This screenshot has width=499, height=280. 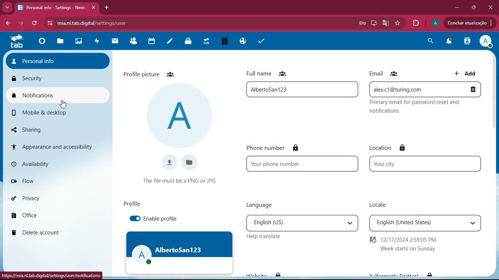 What do you see at coordinates (131, 42) in the screenshot?
I see `friends` at bounding box center [131, 42].